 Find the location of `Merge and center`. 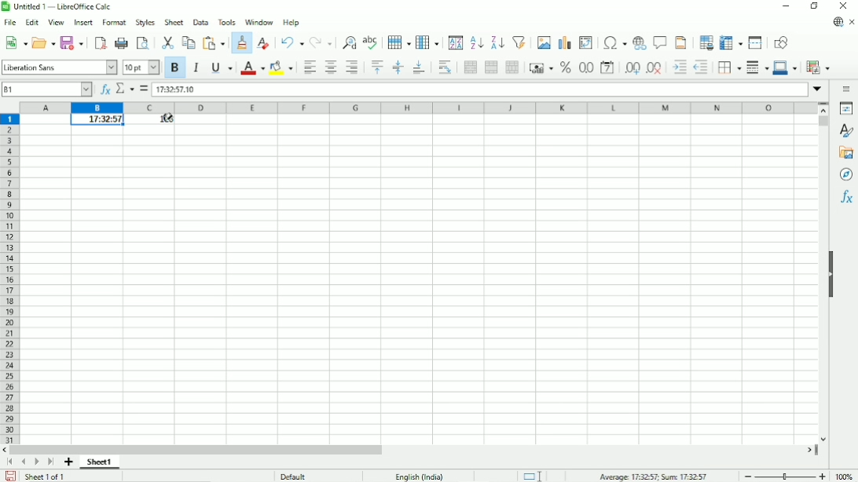

Merge and center is located at coordinates (468, 68).